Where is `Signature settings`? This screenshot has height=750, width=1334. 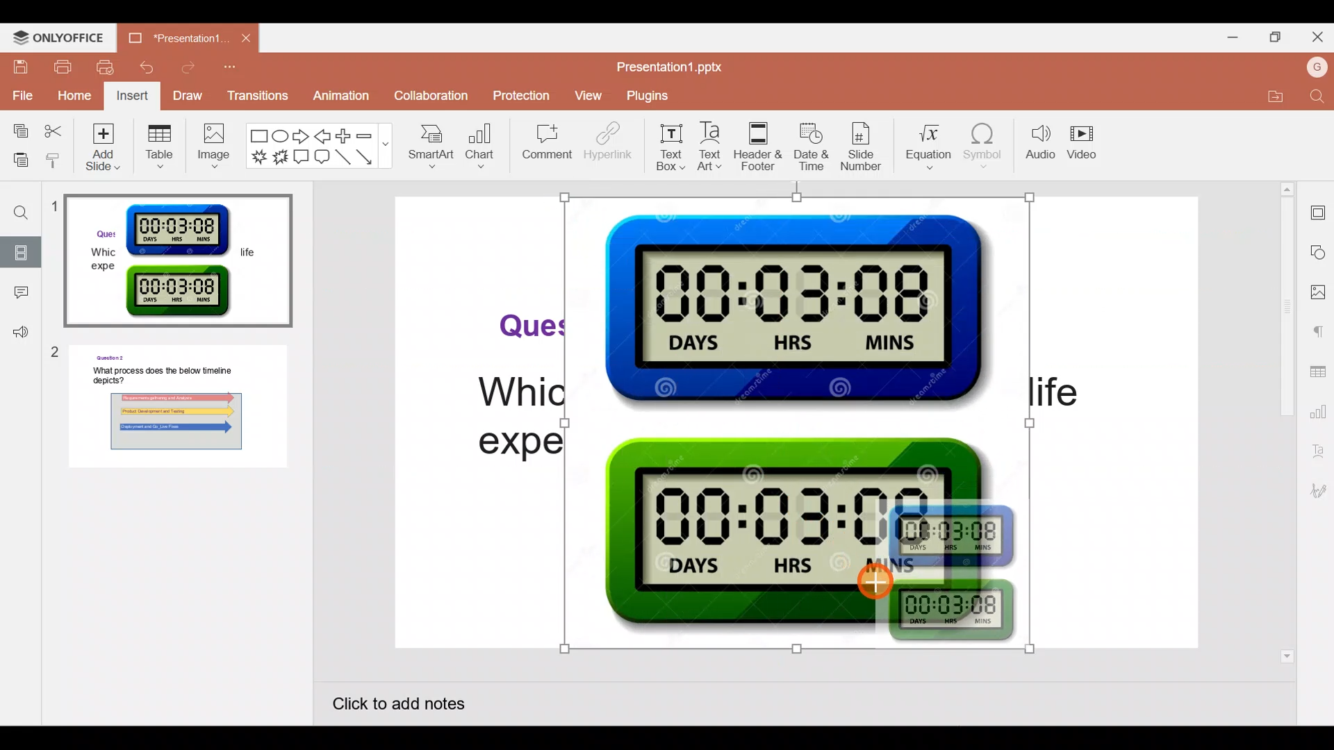
Signature settings is located at coordinates (1319, 491).